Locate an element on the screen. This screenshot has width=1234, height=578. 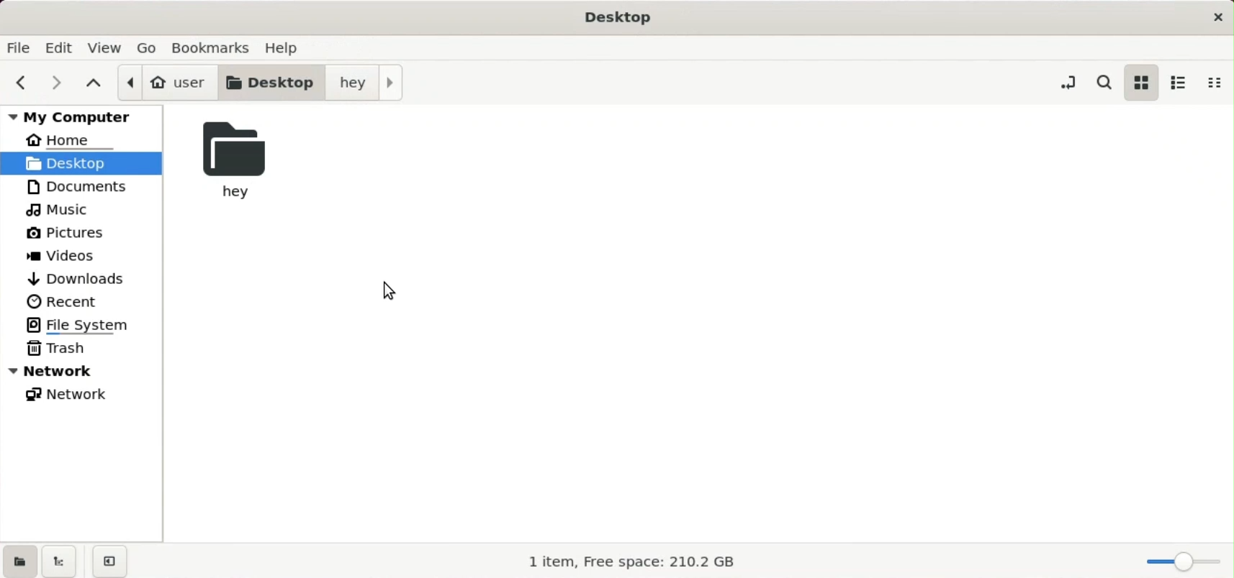
my computer is located at coordinates (83, 116).